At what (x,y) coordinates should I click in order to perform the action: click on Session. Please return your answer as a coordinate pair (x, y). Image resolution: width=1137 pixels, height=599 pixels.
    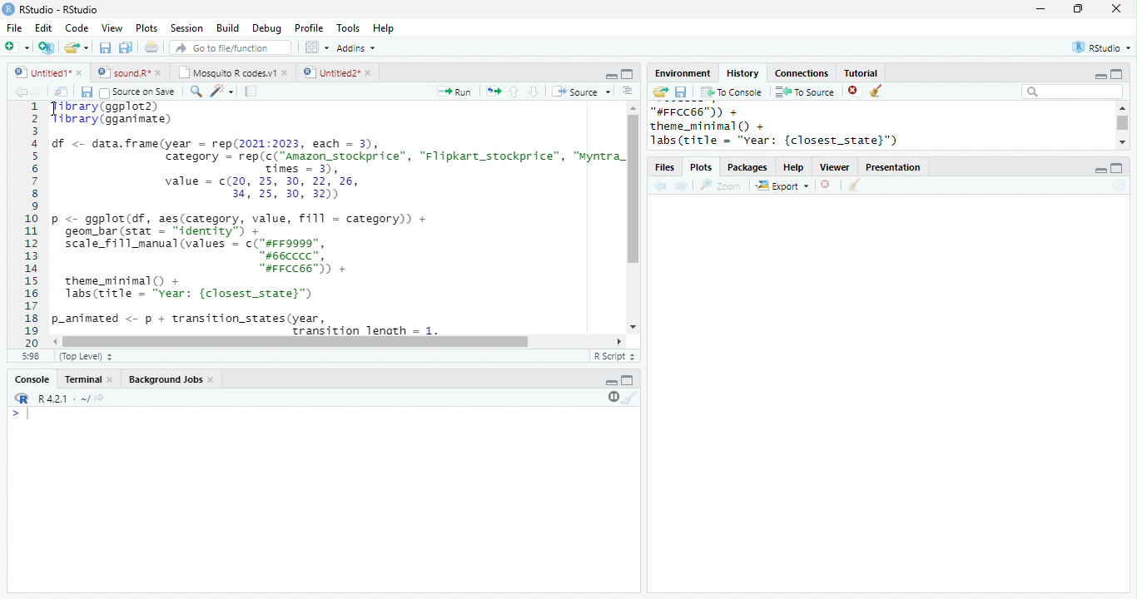
    Looking at the image, I should click on (186, 28).